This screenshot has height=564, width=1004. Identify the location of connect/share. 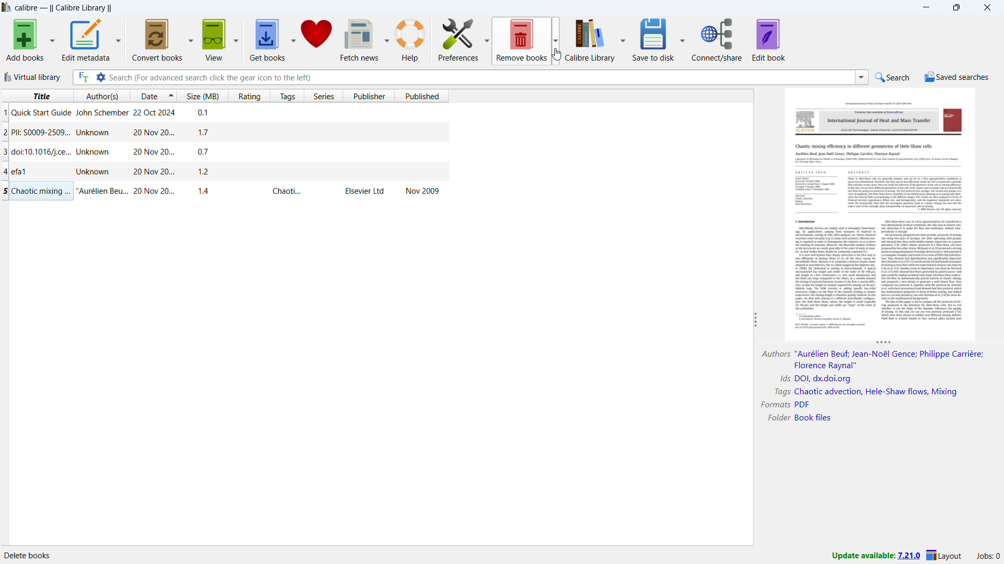
(717, 39).